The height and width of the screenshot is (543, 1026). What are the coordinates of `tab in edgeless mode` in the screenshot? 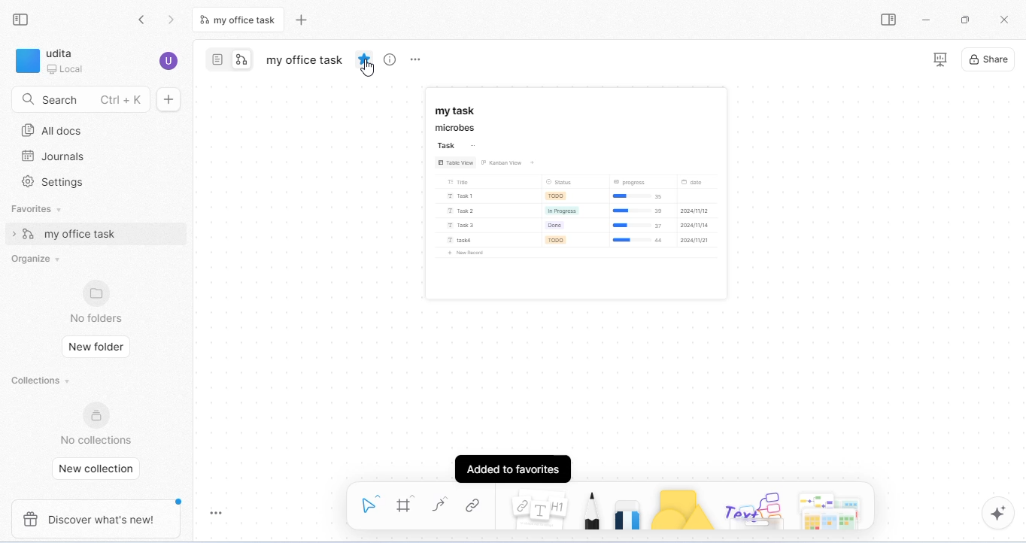 It's located at (241, 20).